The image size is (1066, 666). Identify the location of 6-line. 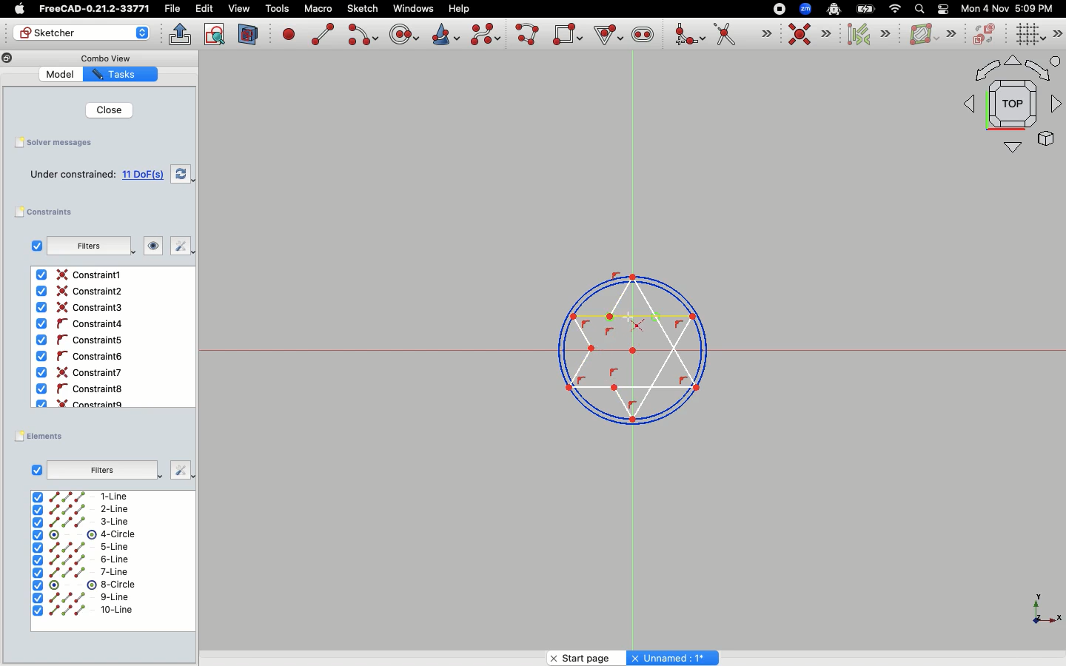
(80, 560).